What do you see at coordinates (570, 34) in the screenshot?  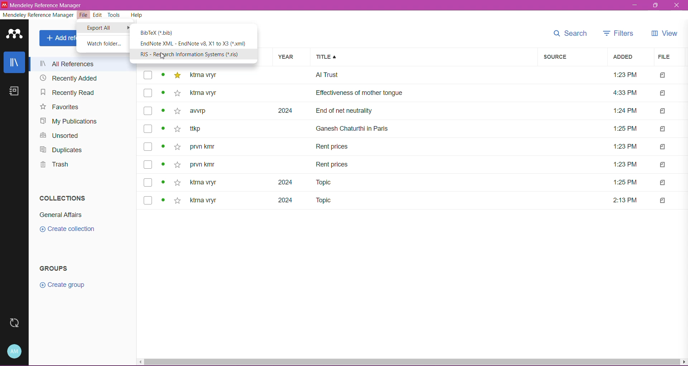 I see `Search` at bounding box center [570, 34].